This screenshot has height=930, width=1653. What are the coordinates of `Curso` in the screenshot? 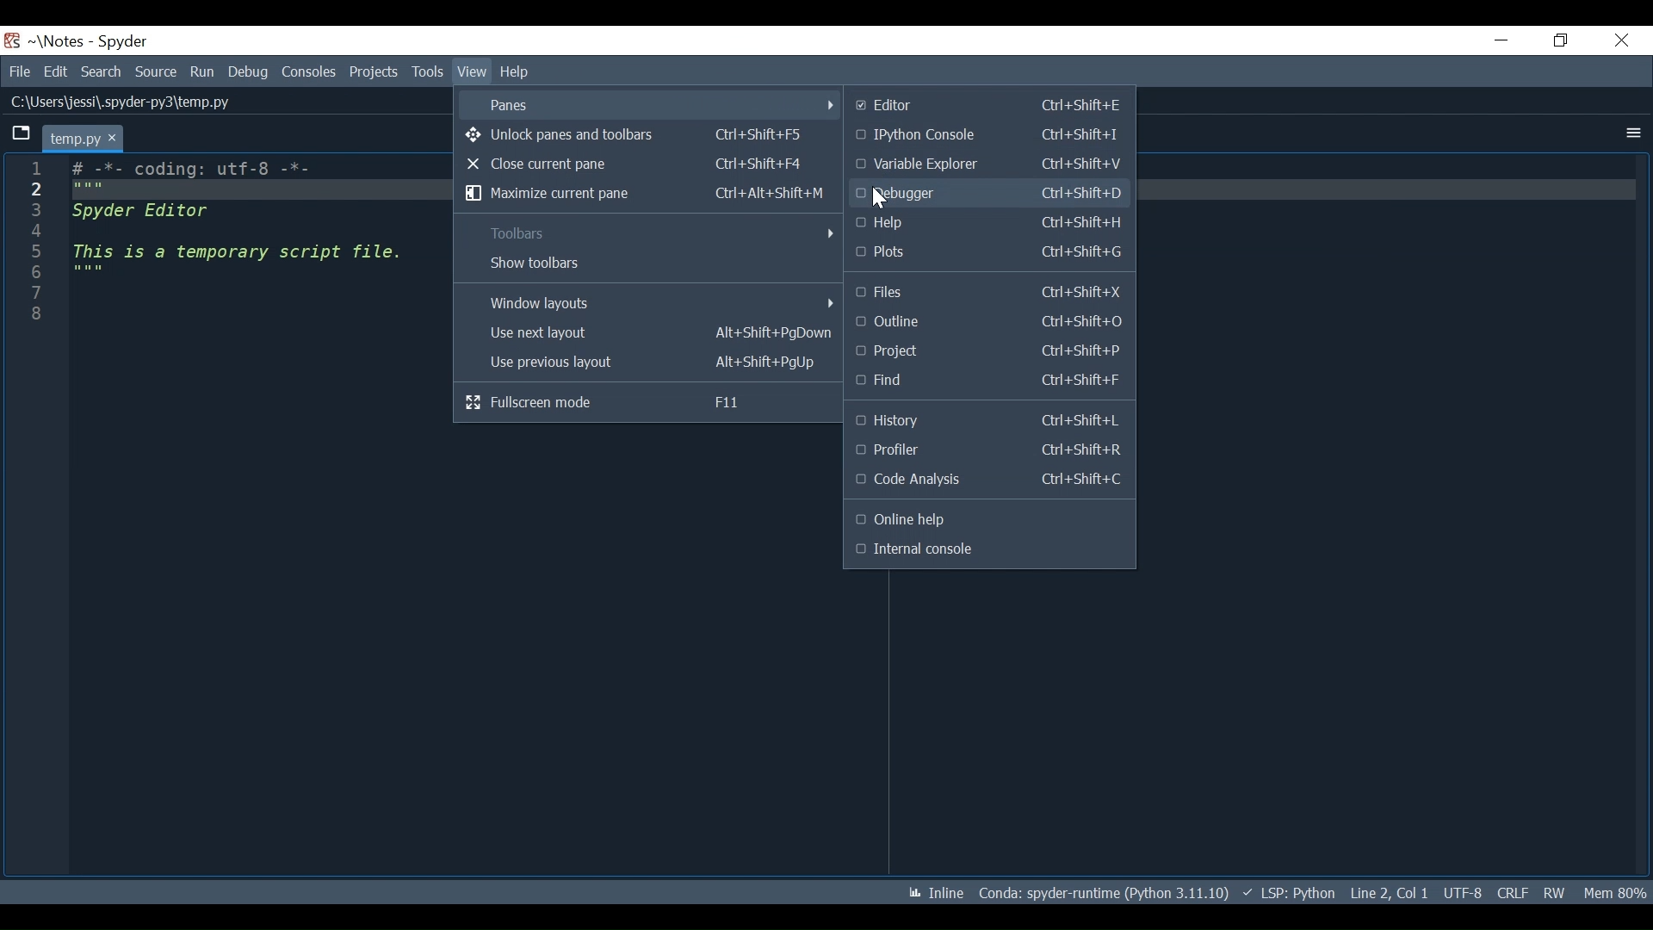 It's located at (1462, 894).